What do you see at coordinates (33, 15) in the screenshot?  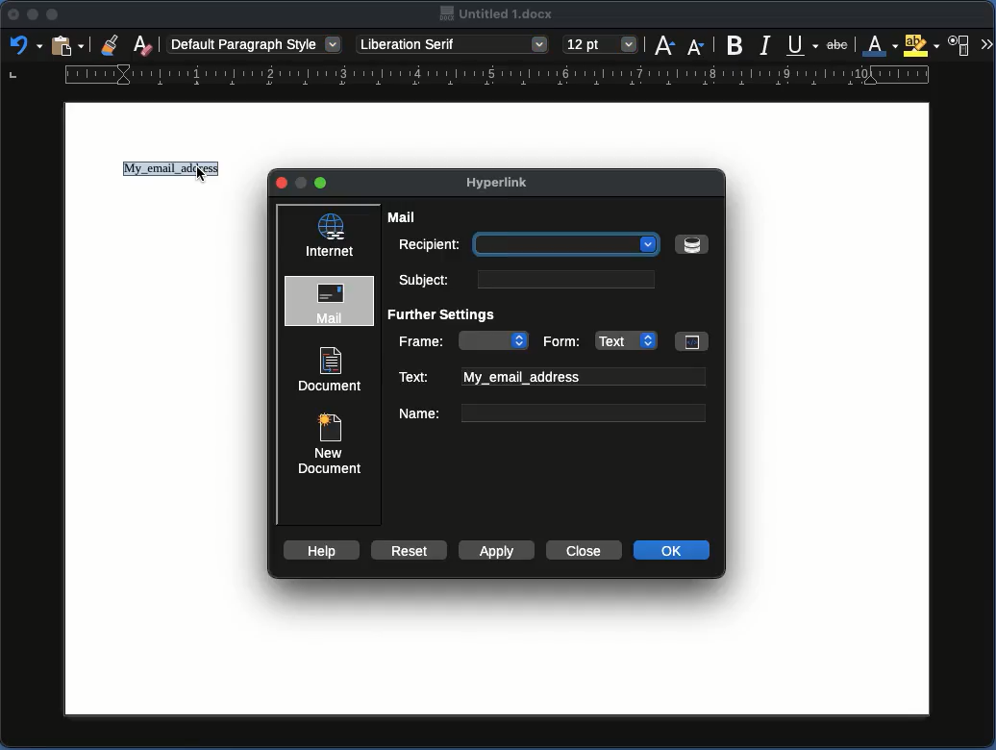 I see `Minimize` at bounding box center [33, 15].